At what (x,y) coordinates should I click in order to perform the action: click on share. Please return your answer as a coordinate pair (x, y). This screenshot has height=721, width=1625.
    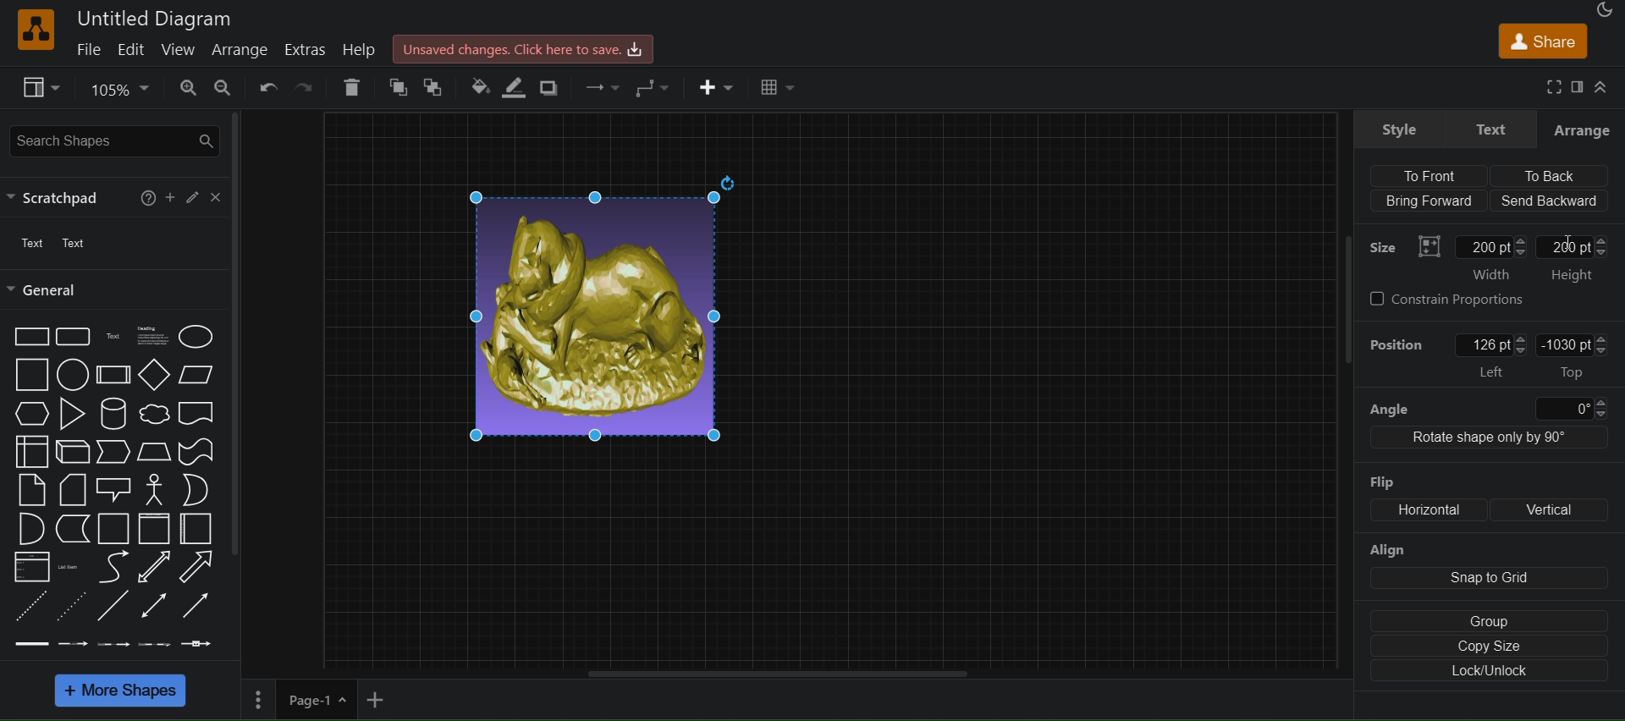
    Looking at the image, I should click on (1540, 41).